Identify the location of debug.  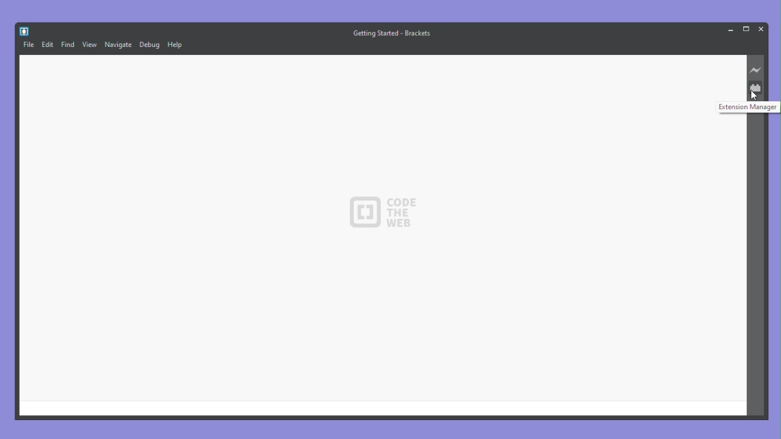
(149, 45).